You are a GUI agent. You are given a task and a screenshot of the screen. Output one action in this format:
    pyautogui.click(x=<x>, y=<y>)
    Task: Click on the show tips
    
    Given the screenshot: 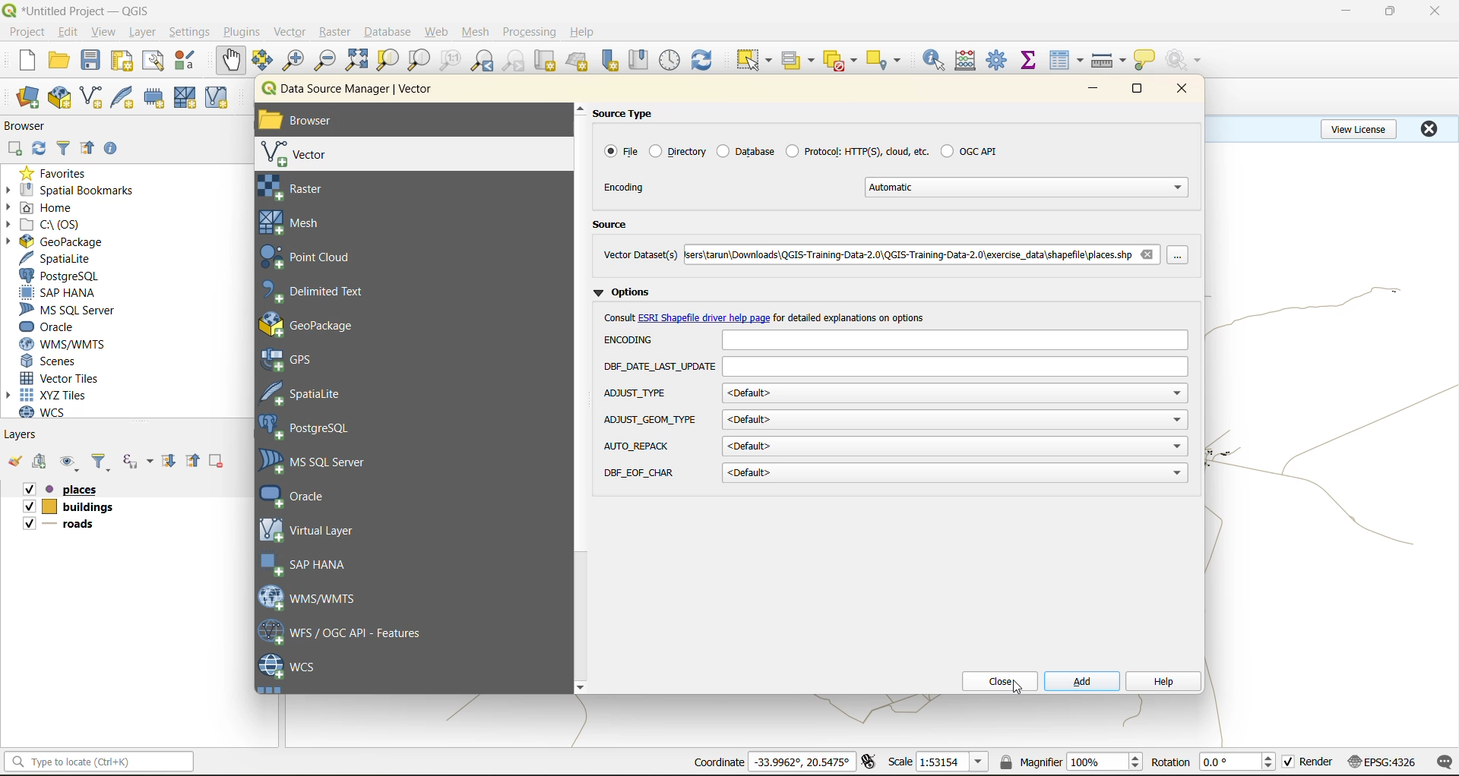 What is the action you would take?
    pyautogui.click(x=1145, y=61)
    